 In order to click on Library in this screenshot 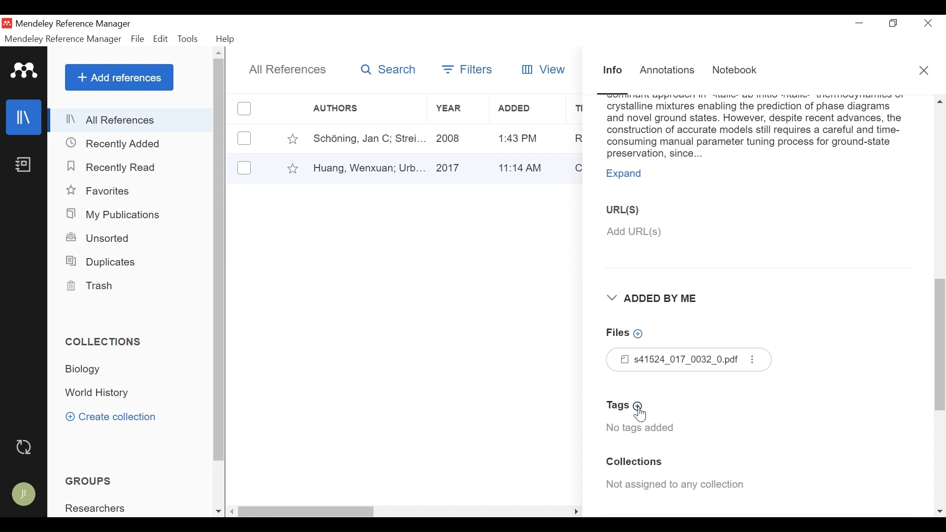, I will do `click(24, 117)`.